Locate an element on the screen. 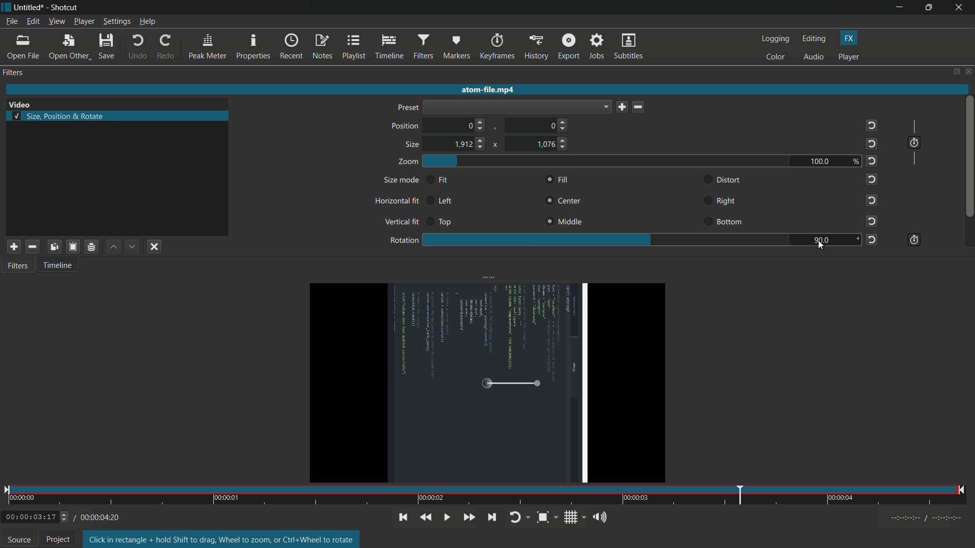 The image size is (975, 548). left is located at coordinates (446, 201).